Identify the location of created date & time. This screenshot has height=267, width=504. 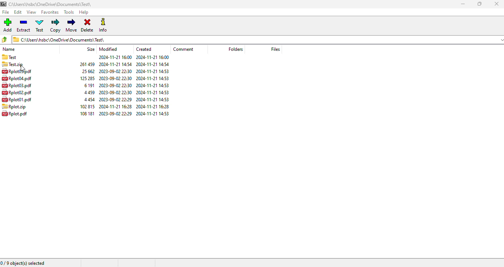
(152, 113).